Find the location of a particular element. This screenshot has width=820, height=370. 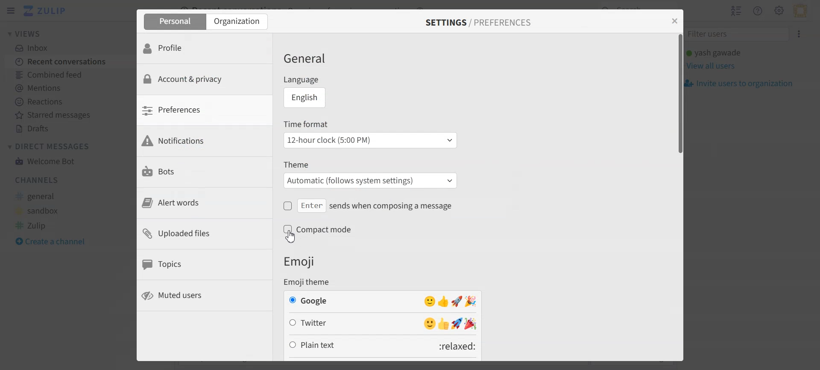

Language is located at coordinates (329, 80).